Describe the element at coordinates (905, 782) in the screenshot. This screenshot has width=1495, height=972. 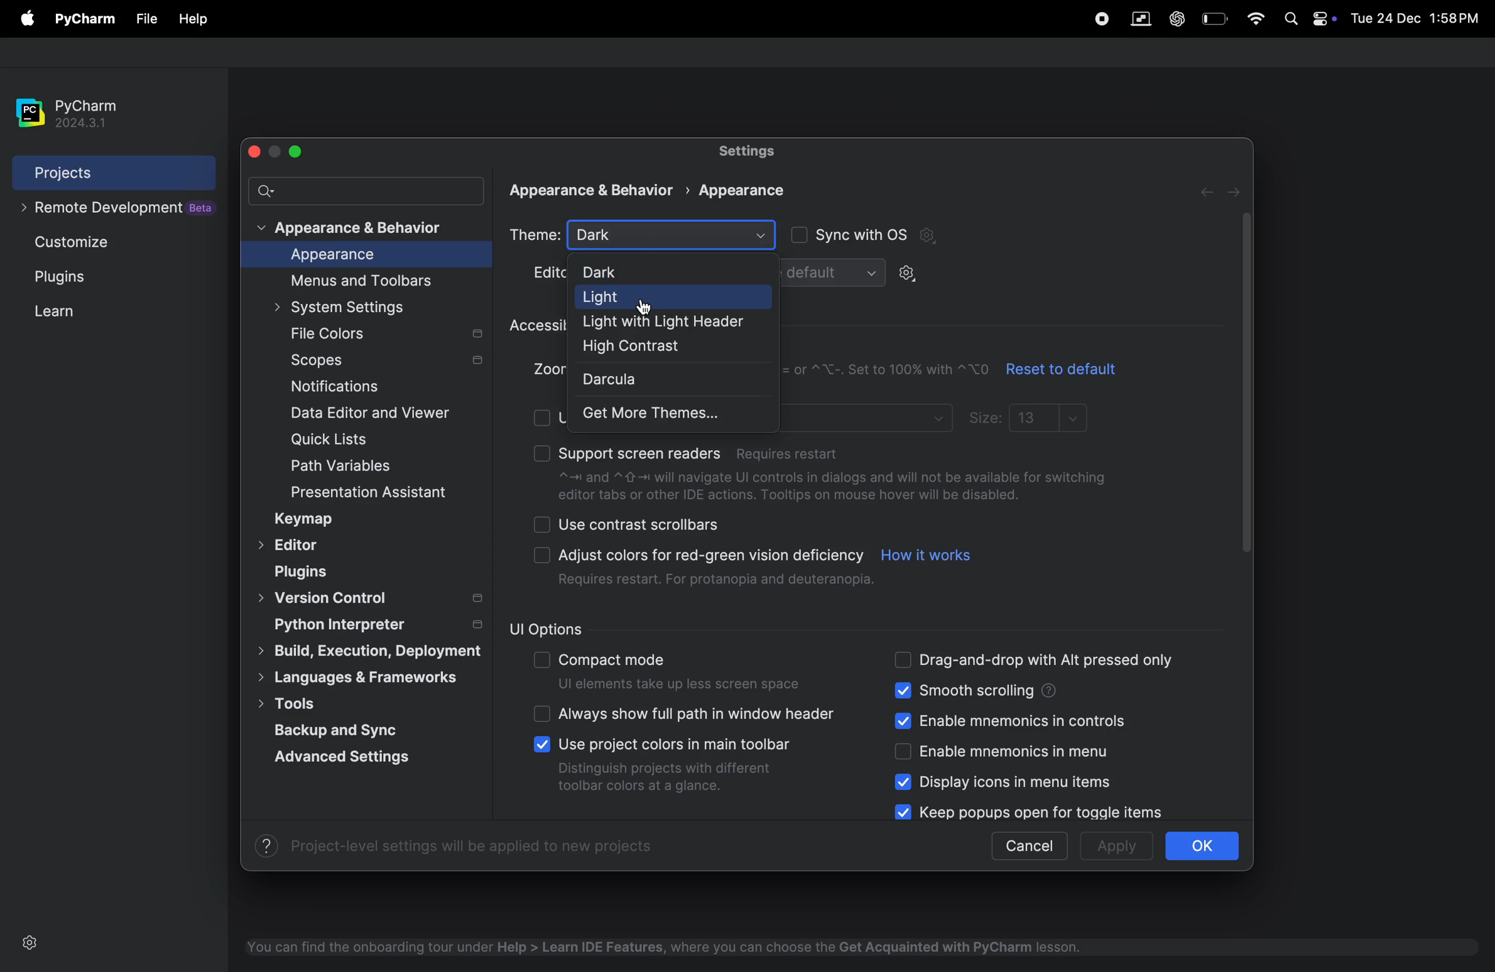
I see `check boxes` at that location.